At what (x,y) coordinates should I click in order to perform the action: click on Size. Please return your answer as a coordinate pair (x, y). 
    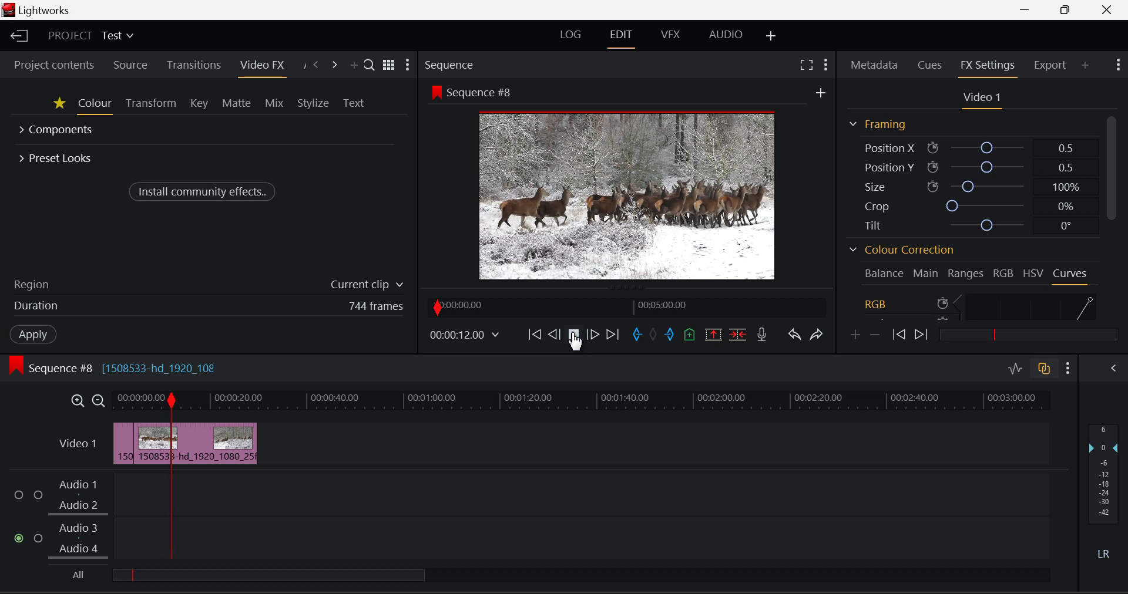
    Looking at the image, I should click on (969, 186).